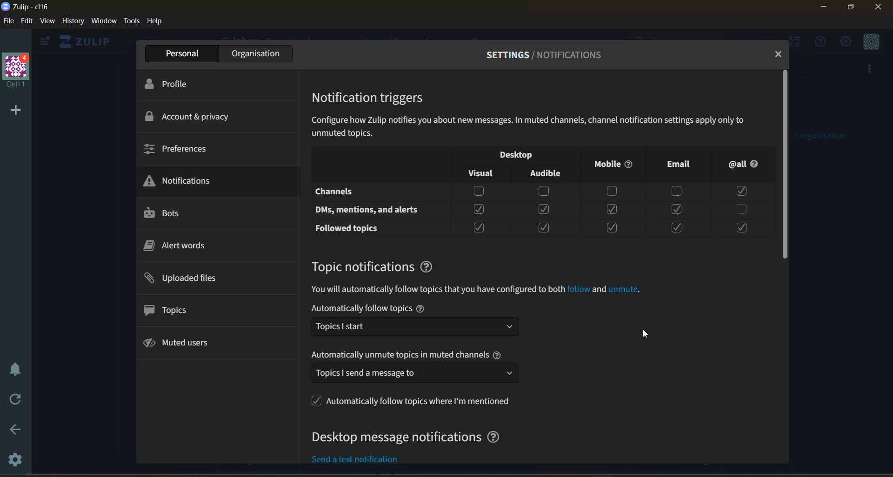 The width and height of the screenshot is (893, 477). Describe the element at coordinates (483, 290) in the screenshot. I see `information` at that location.